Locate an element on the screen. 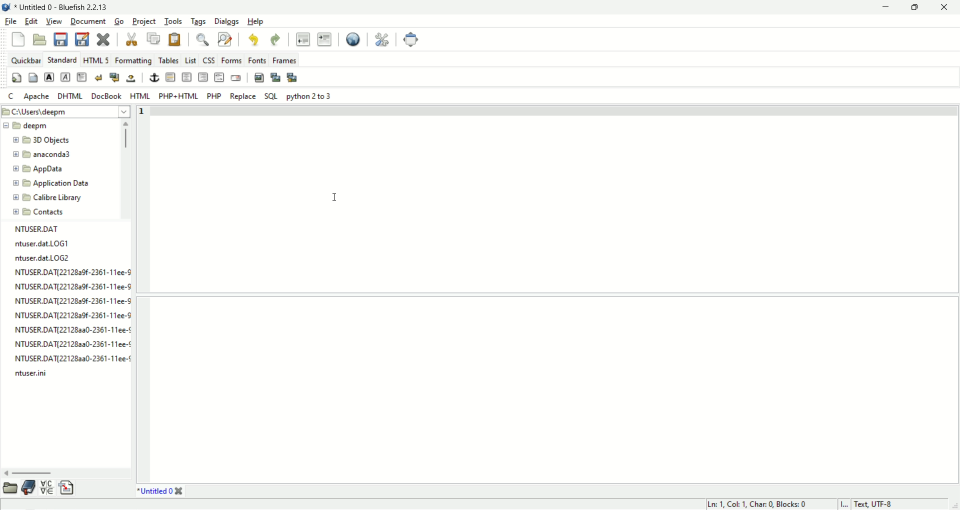 This screenshot has height=510, width=960. save as is located at coordinates (82, 39).